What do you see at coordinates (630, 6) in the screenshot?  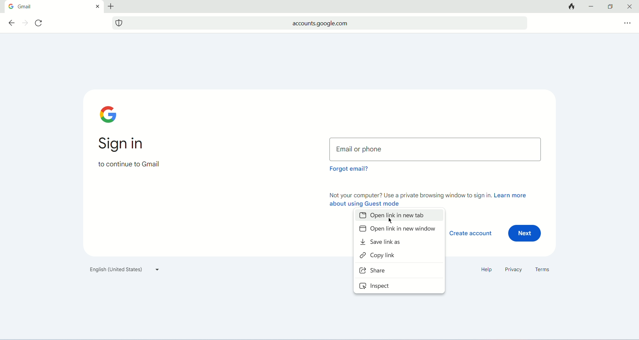 I see `close` at bounding box center [630, 6].